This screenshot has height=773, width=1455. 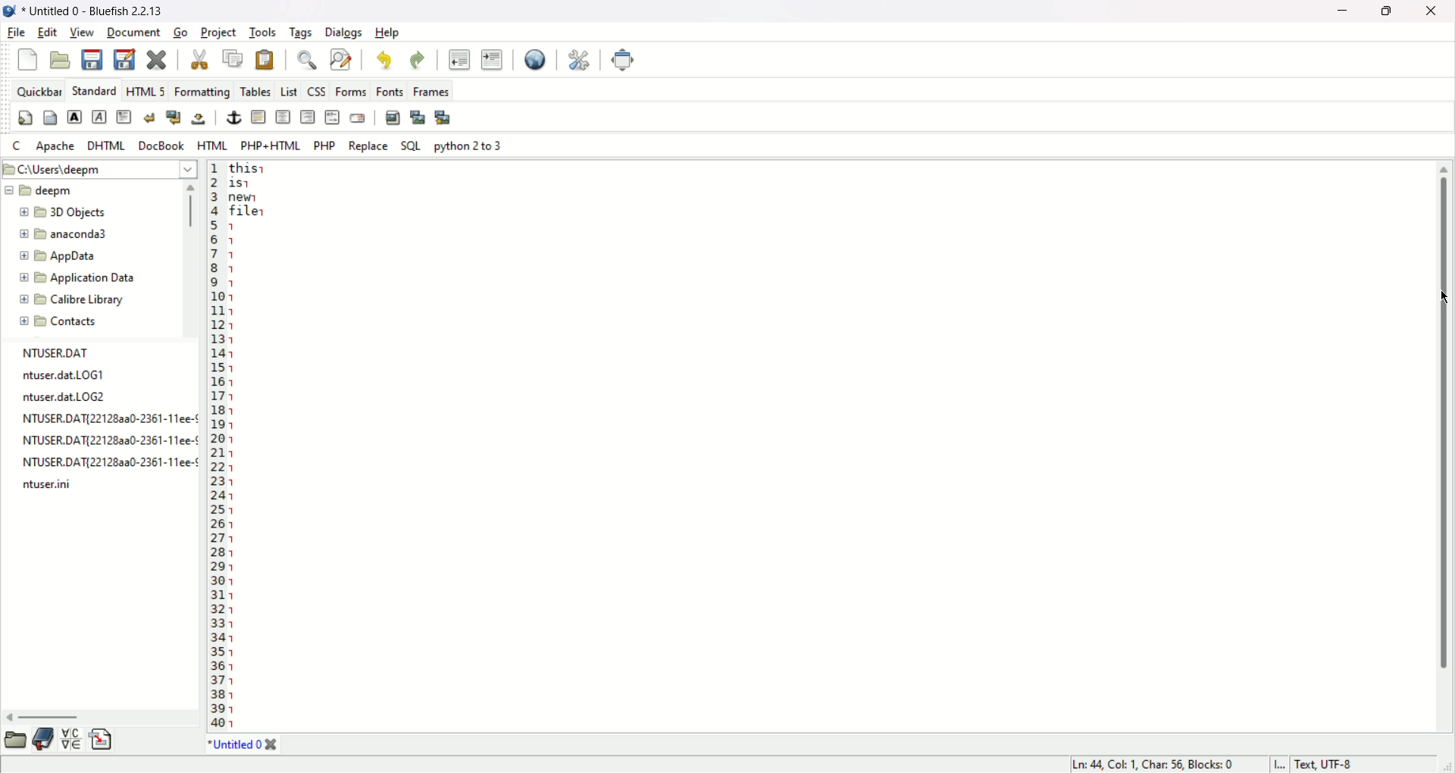 What do you see at coordinates (72, 213) in the screenshot?
I see `Folder name` at bounding box center [72, 213].